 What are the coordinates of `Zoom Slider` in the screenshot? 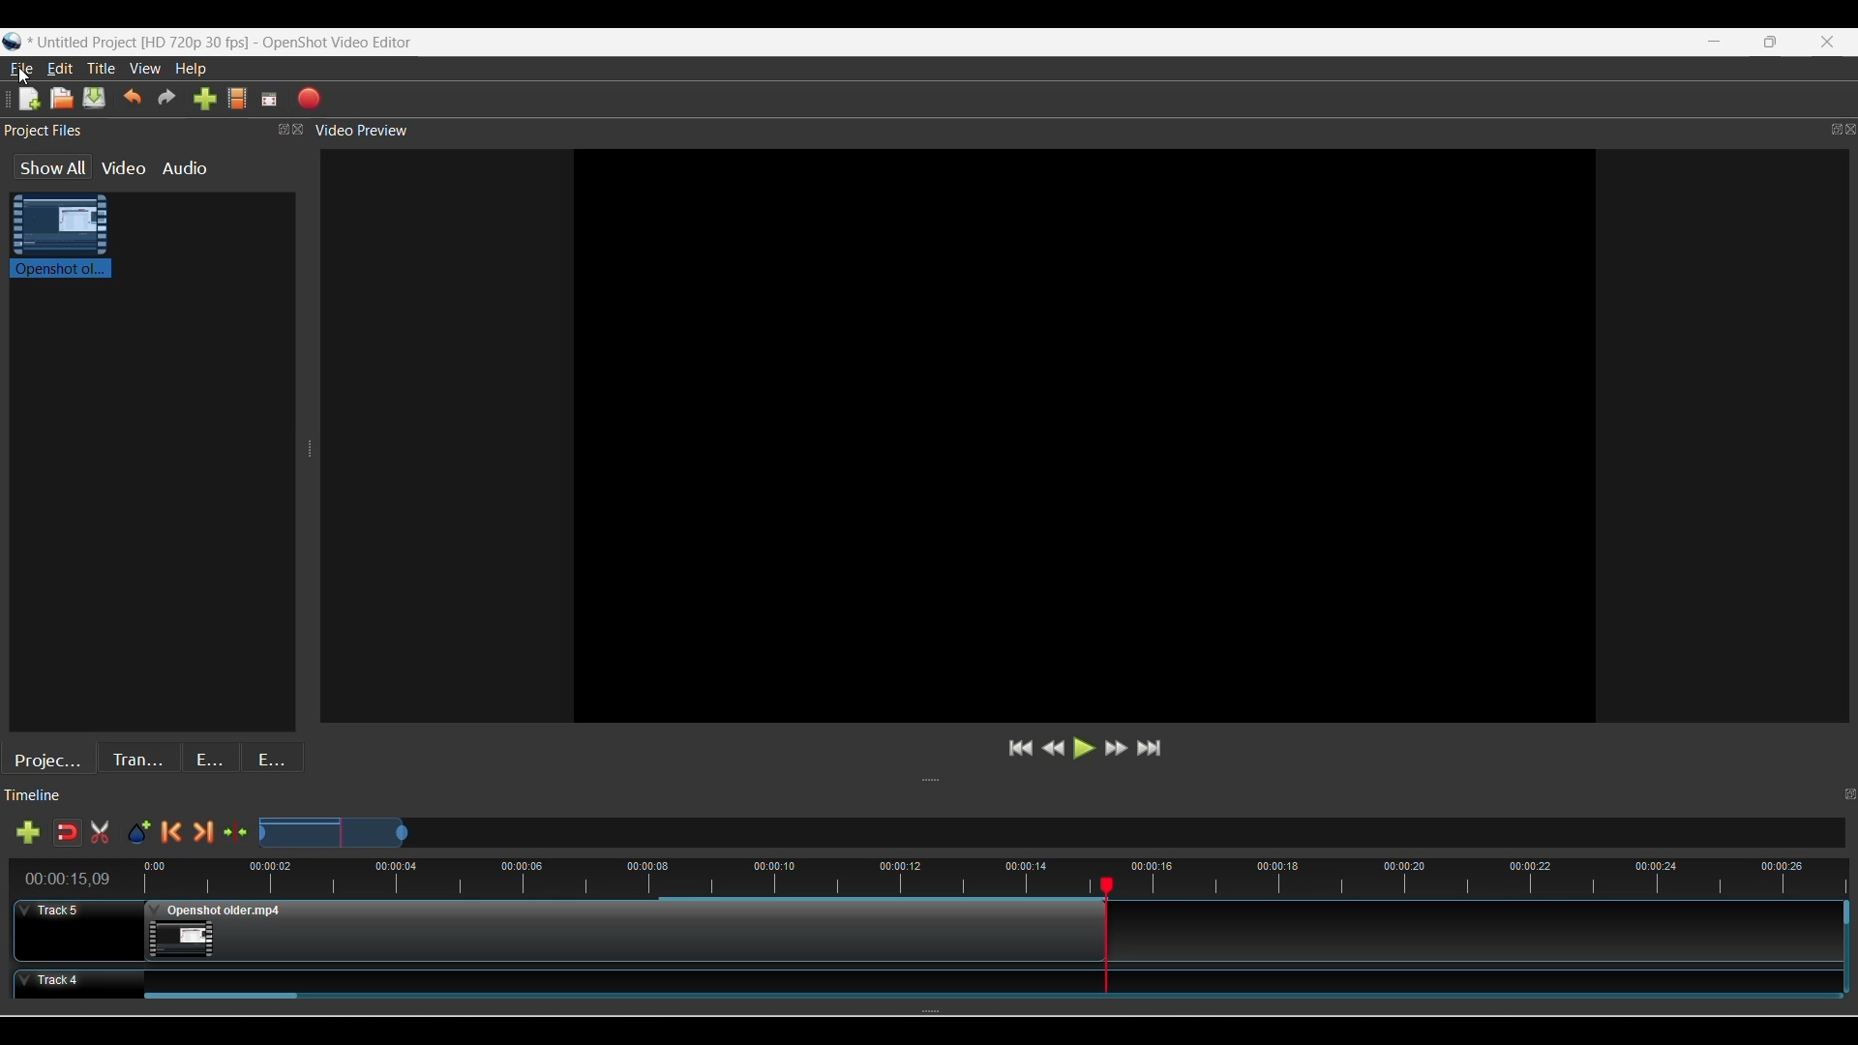 It's located at (1050, 833).